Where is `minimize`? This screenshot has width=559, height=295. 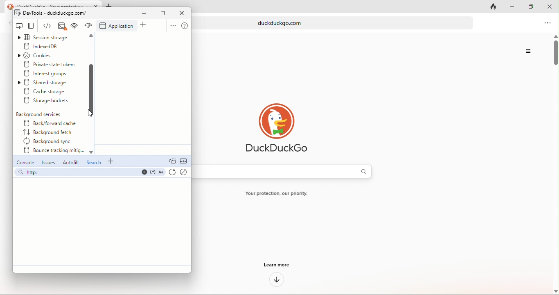 minimize is located at coordinates (509, 7).